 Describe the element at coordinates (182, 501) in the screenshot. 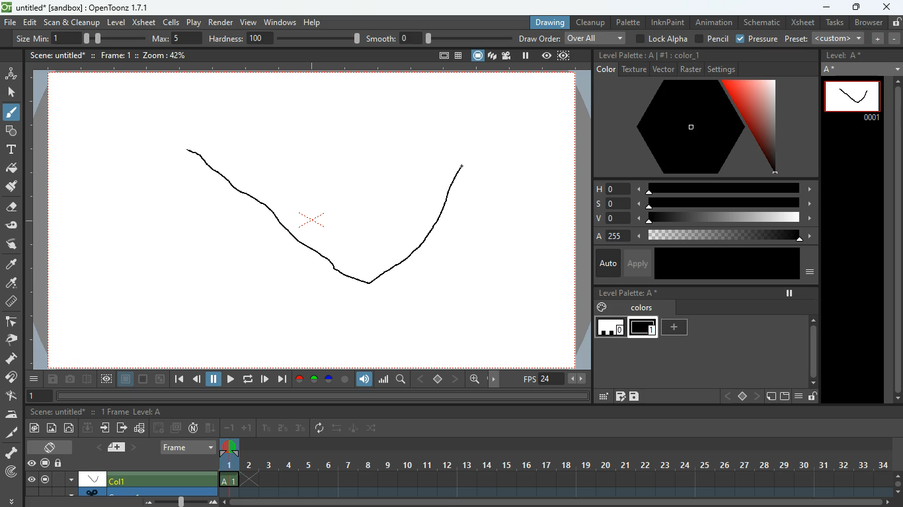

I see `image` at that location.